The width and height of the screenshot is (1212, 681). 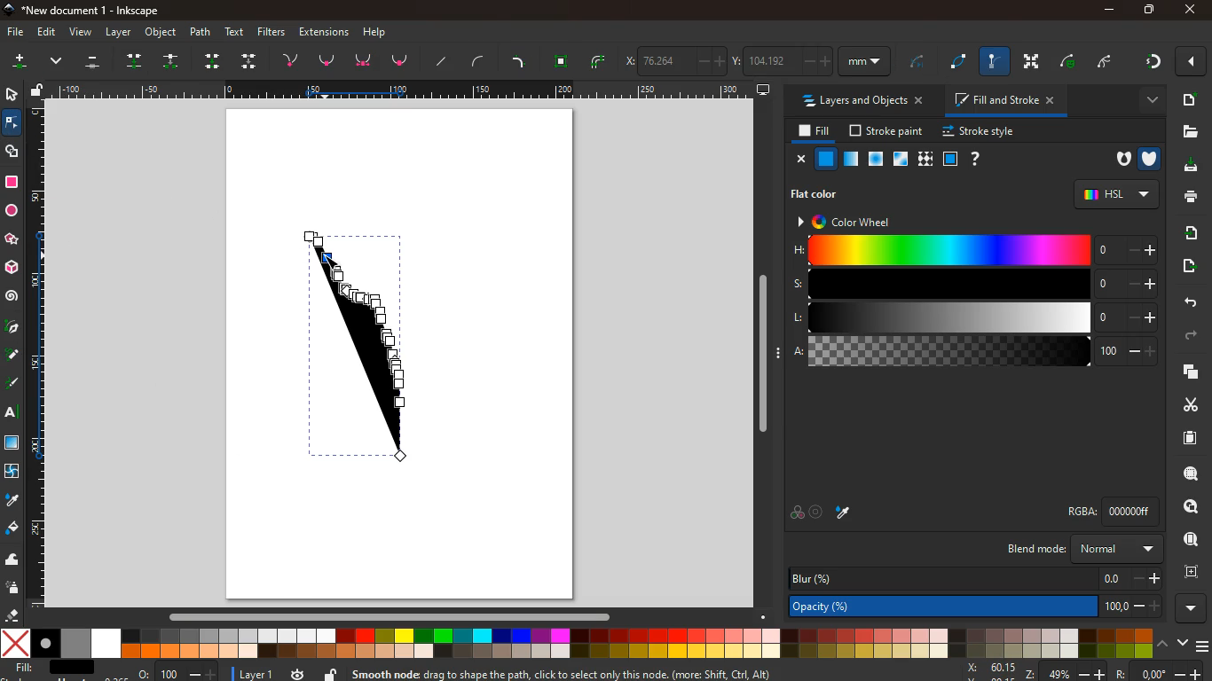 I want to click on down, so click(x=1181, y=643).